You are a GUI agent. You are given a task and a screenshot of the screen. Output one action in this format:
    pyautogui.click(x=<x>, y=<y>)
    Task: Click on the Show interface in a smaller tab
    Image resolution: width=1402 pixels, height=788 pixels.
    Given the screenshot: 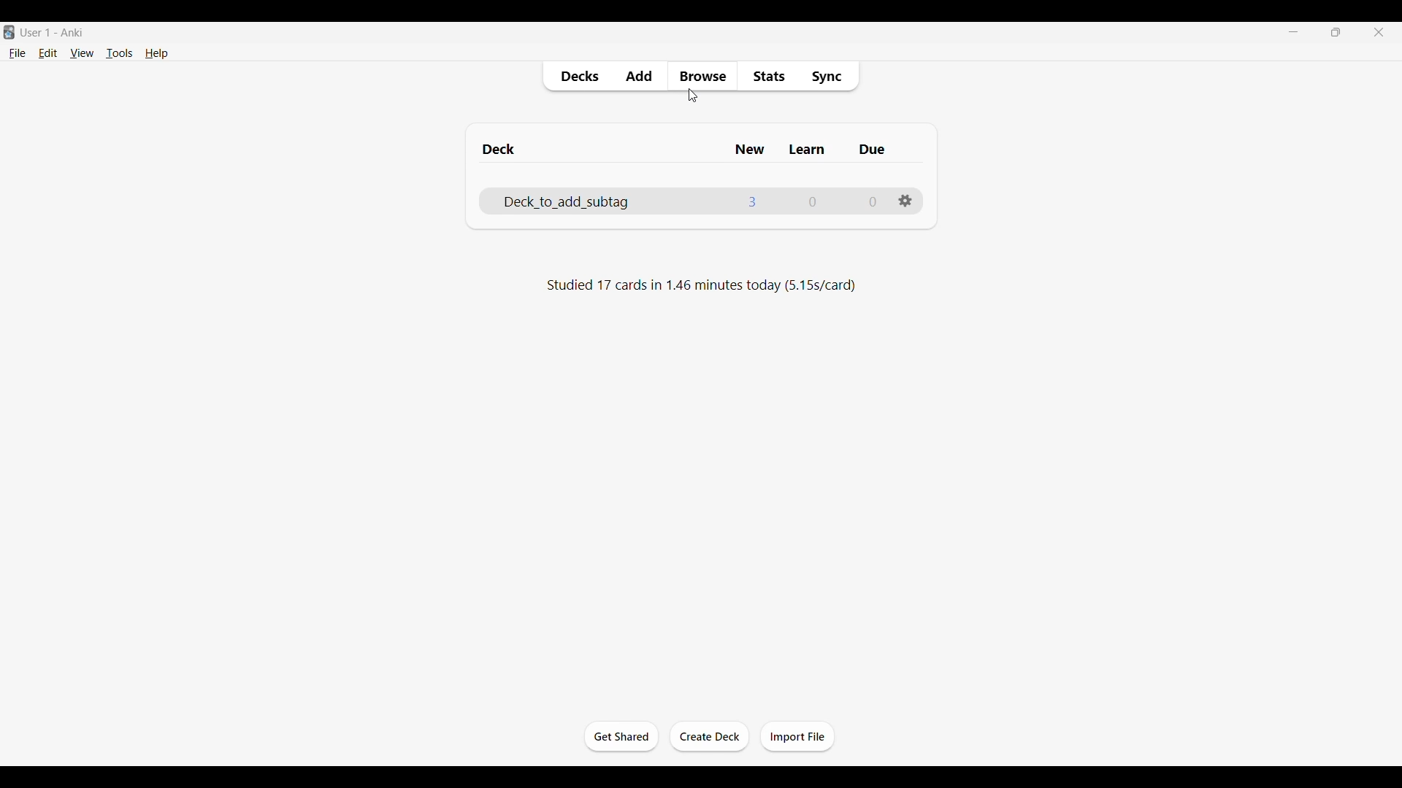 What is the action you would take?
    pyautogui.click(x=1336, y=32)
    